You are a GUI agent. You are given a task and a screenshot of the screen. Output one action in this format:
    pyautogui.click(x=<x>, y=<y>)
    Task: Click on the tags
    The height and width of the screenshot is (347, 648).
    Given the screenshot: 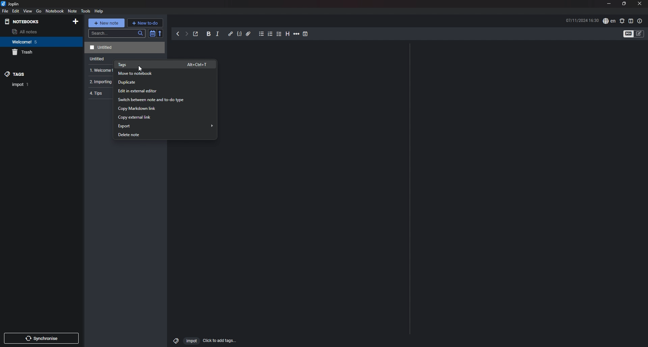 What is the action you would take?
    pyautogui.click(x=33, y=74)
    